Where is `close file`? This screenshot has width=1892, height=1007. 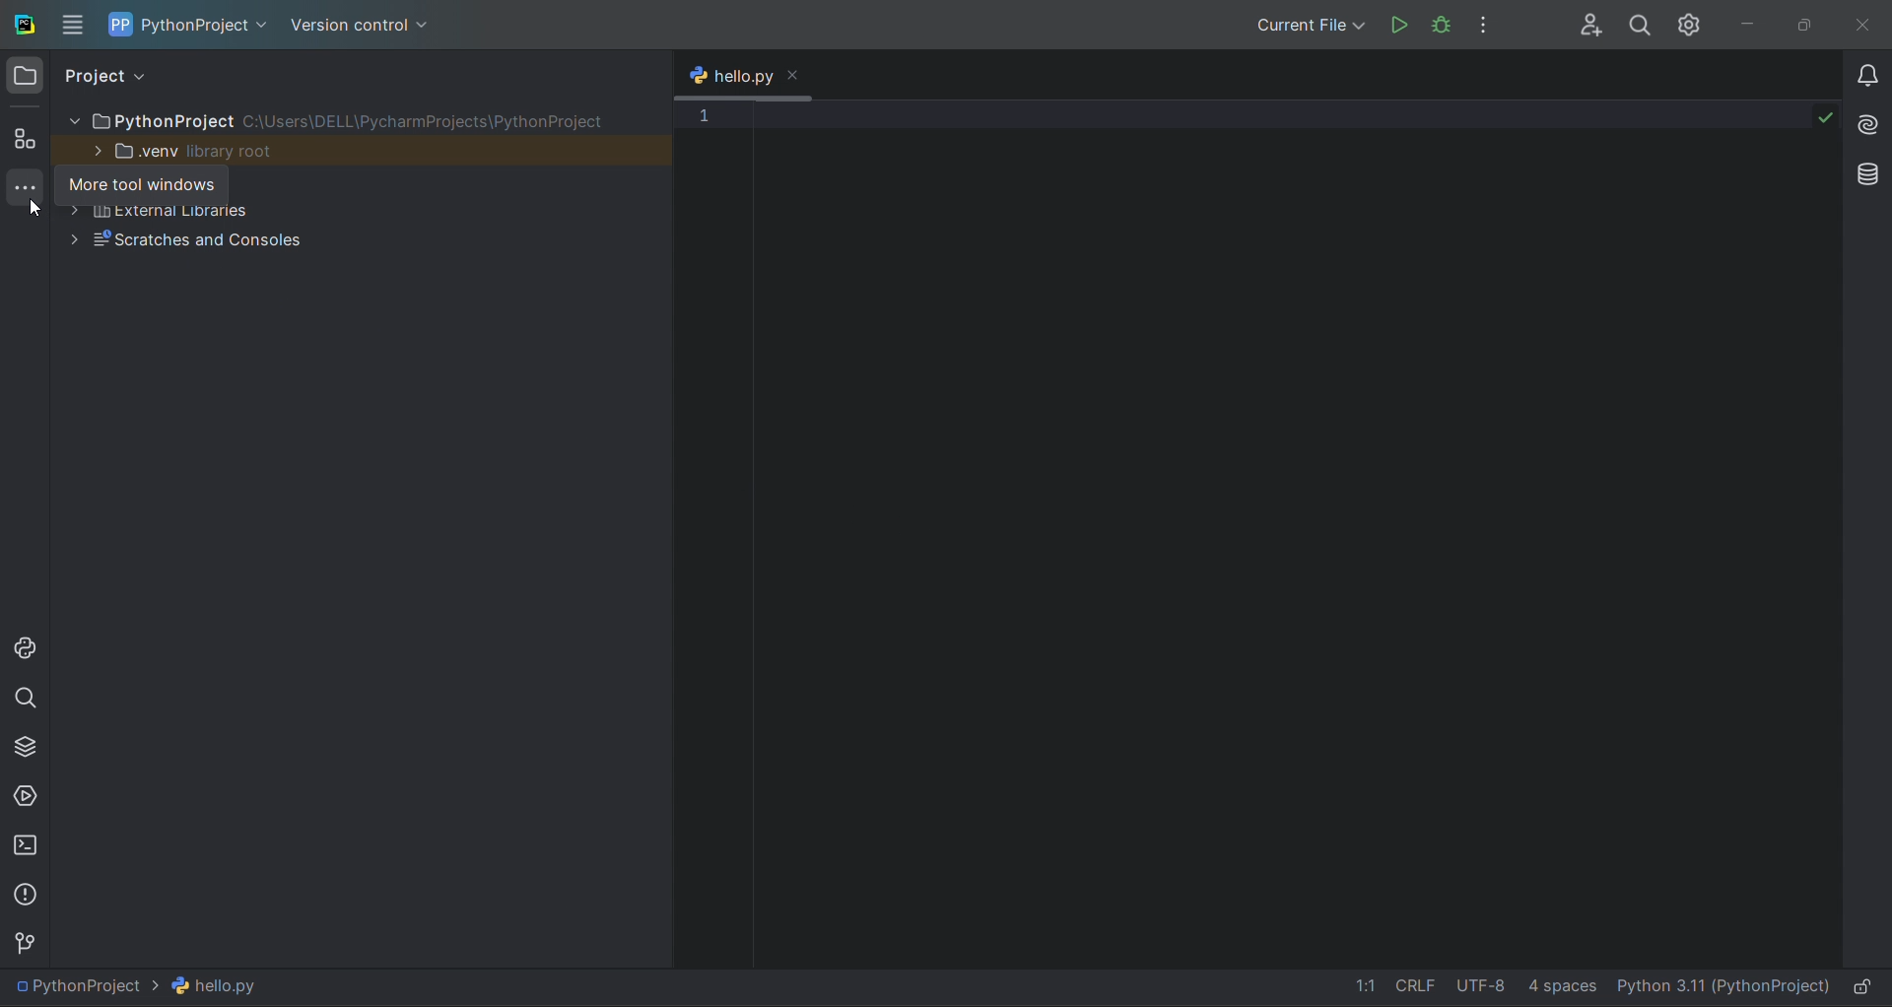
close file is located at coordinates (796, 76).